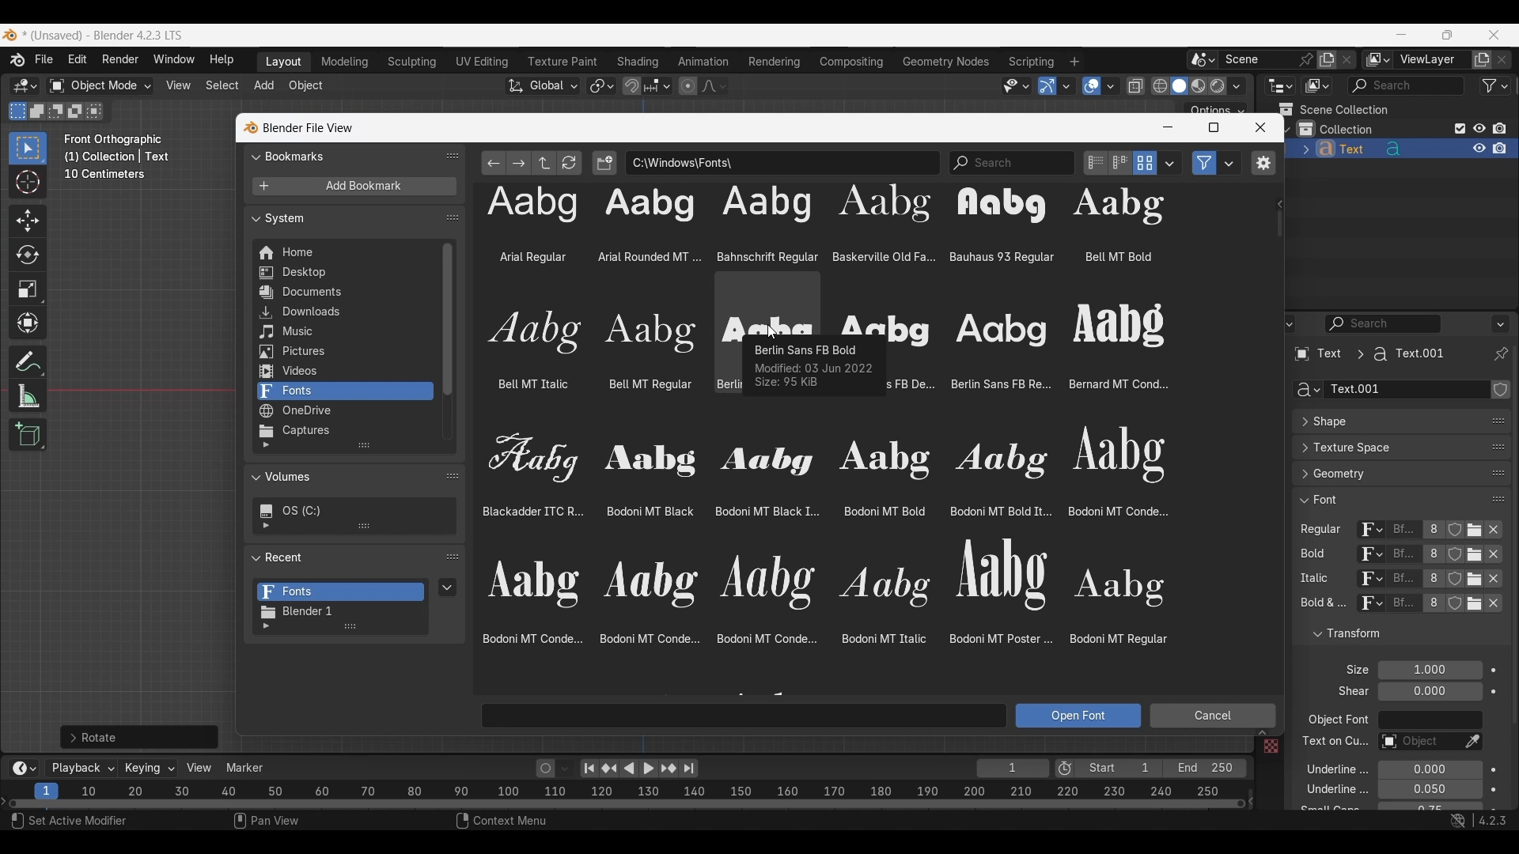 The image size is (1519, 854). I want to click on Pictures folder, so click(343, 352).